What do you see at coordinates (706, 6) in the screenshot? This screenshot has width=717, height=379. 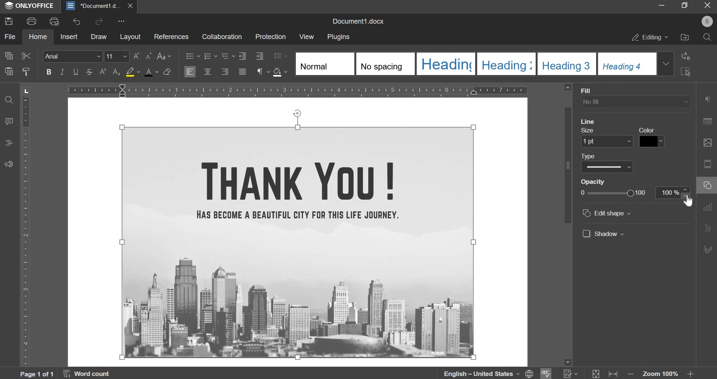 I see `close` at bounding box center [706, 6].